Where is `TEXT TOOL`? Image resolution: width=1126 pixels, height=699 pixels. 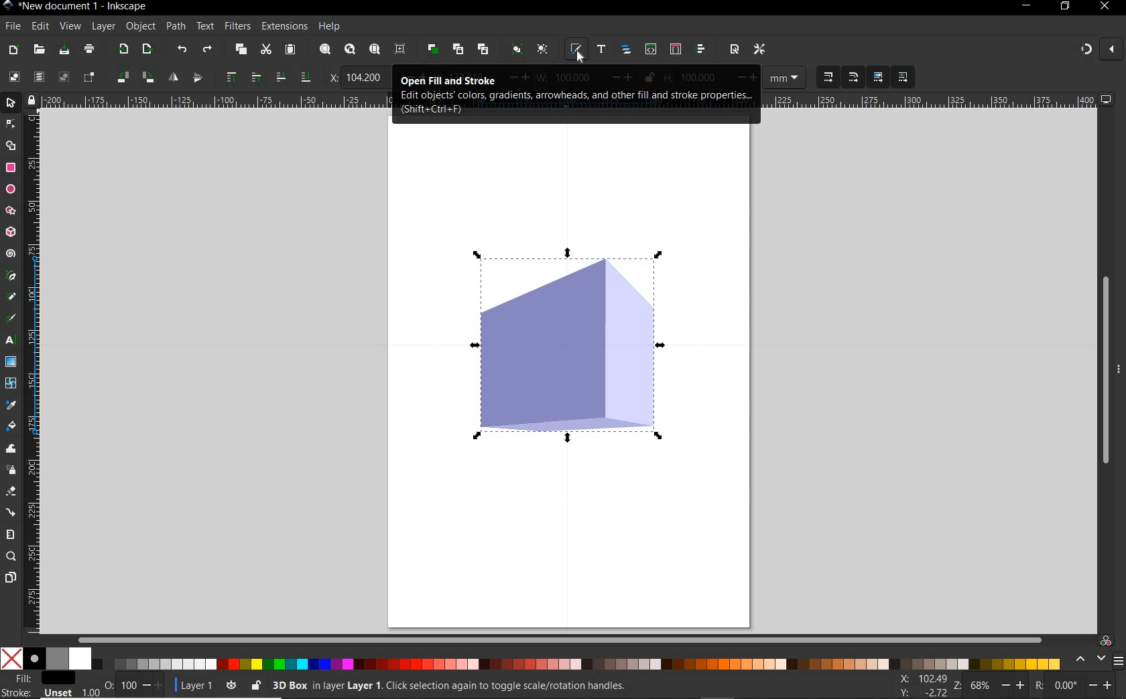
TEXT TOOL is located at coordinates (9, 342).